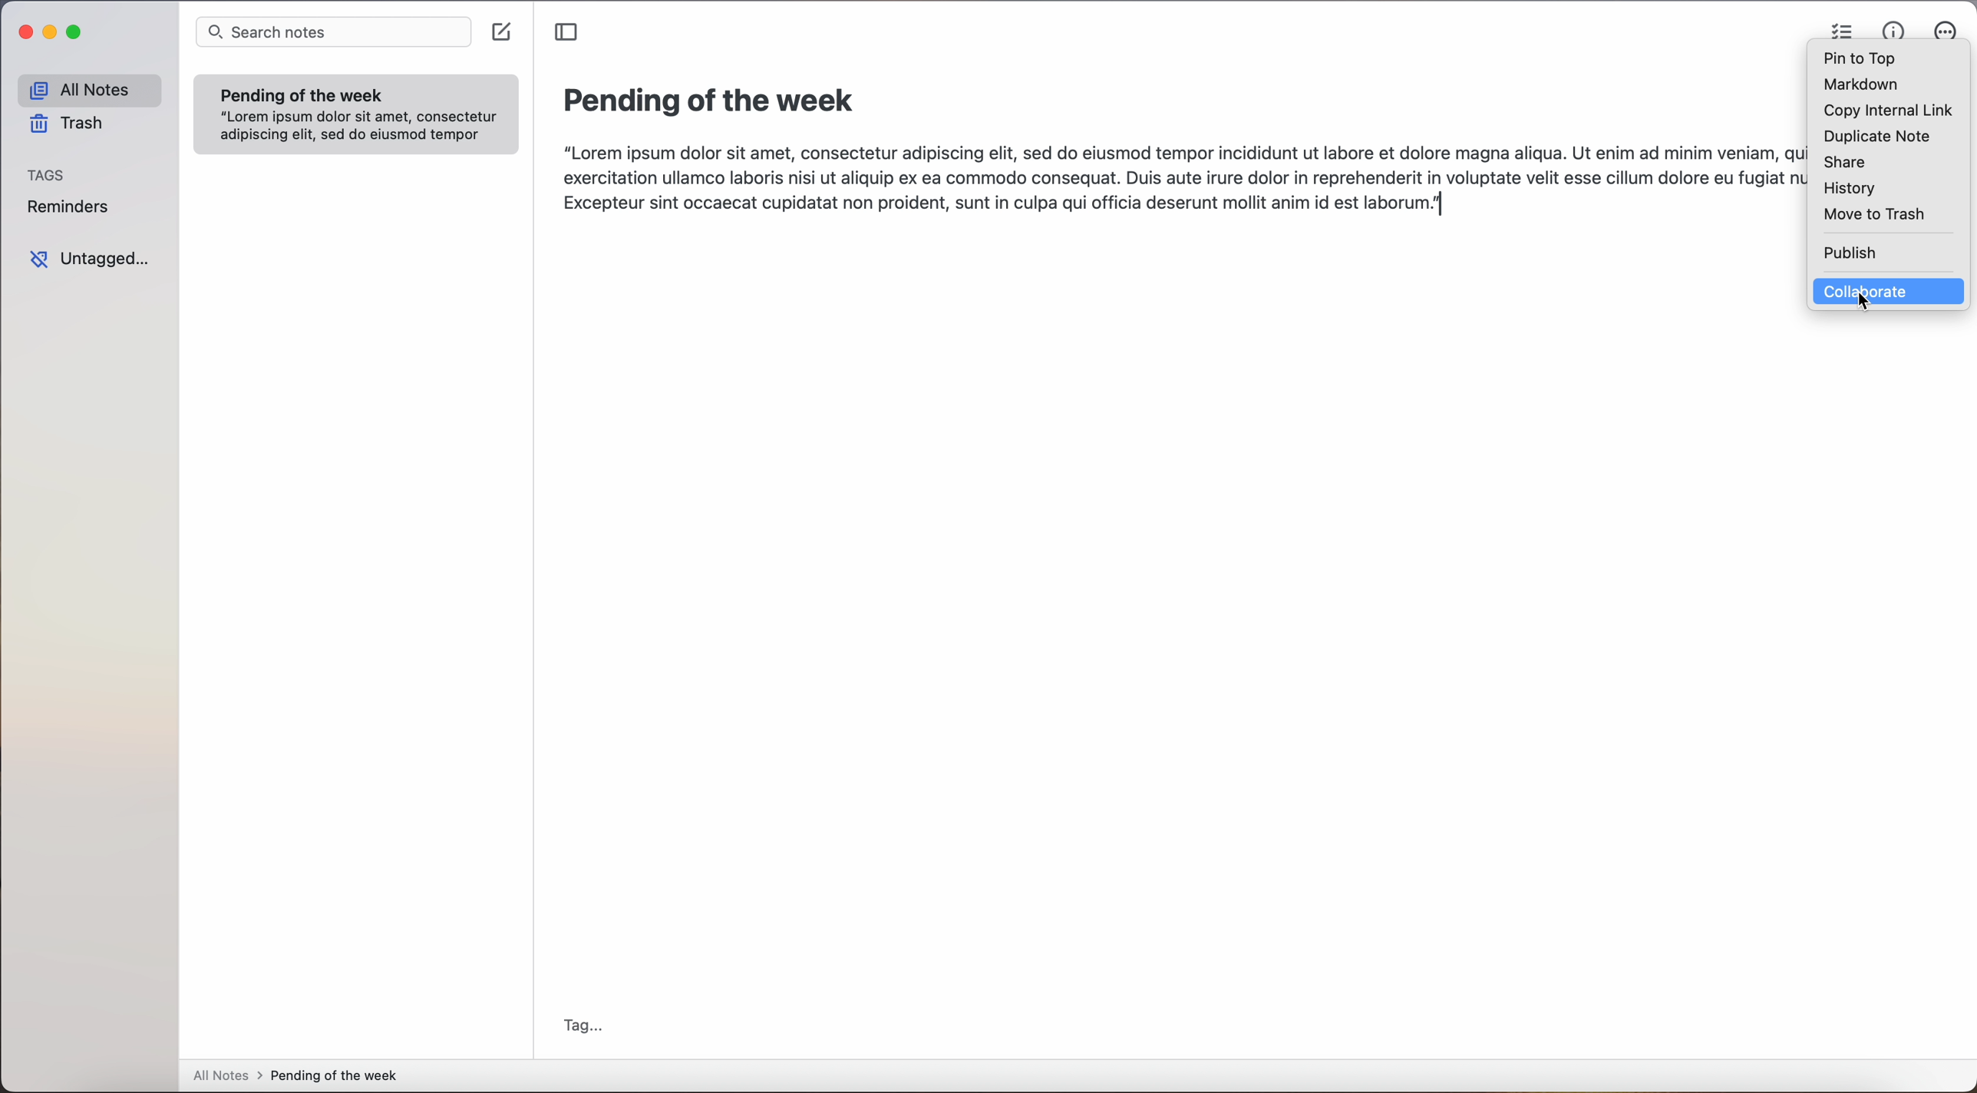  I want to click on toggle sidebar, so click(567, 33).